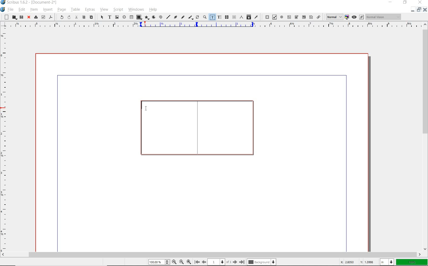  What do you see at coordinates (282, 17) in the screenshot?
I see `pdf radio button` at bounding box center [282, 17].